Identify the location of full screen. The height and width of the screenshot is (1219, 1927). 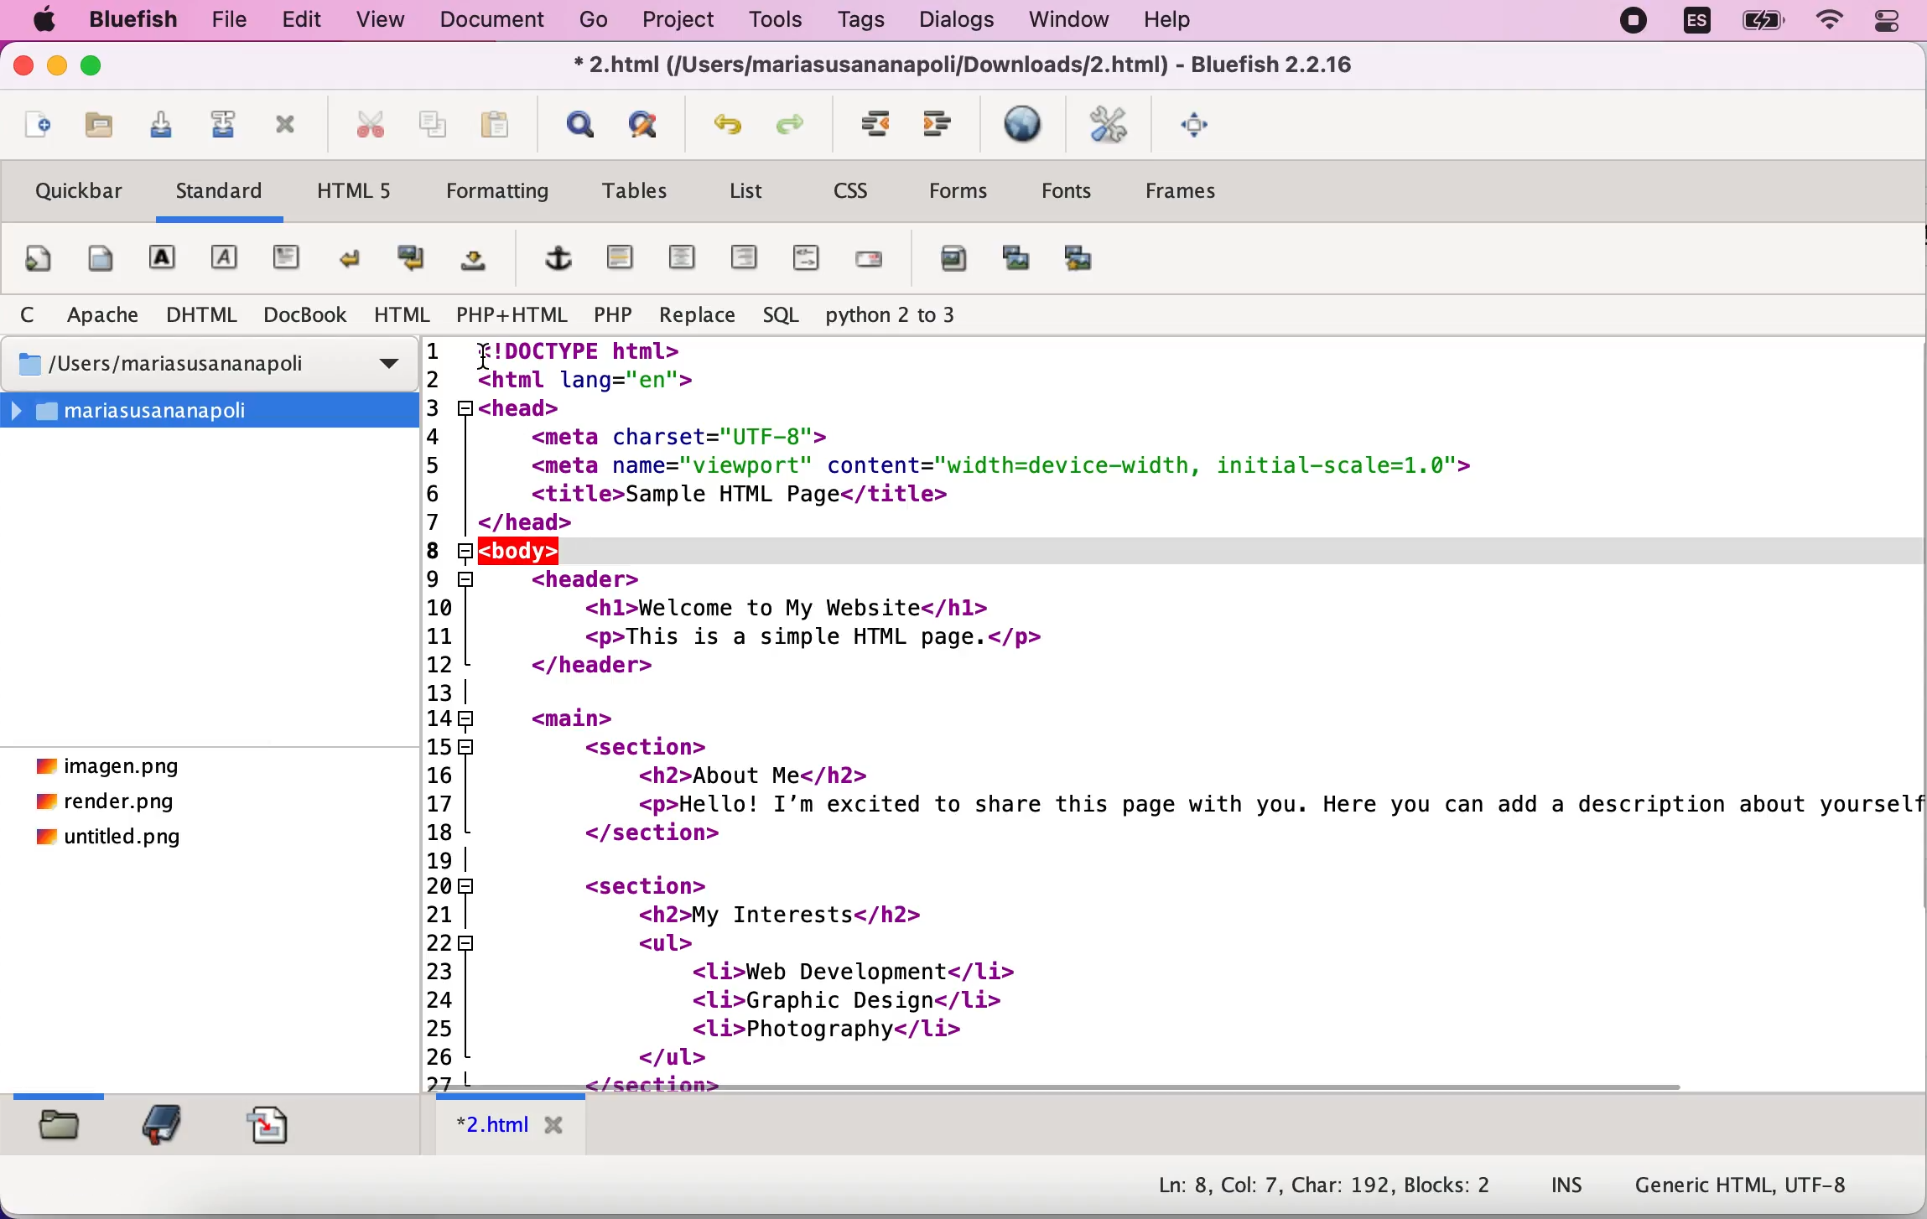
(1203, 133).